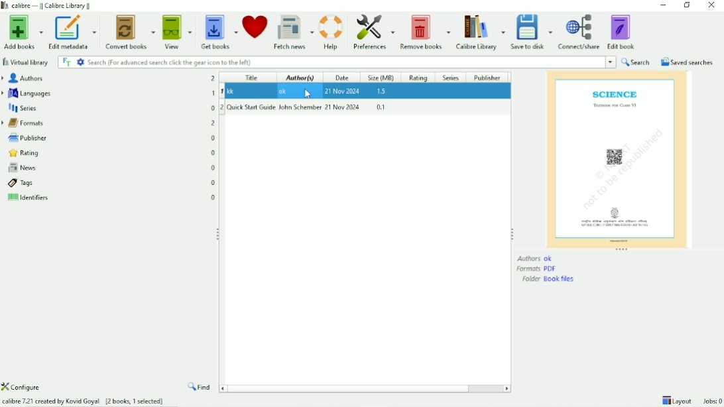  Describe the element at coordinates (579, 32) in the screenshot. I see `Connect/share` at that location.